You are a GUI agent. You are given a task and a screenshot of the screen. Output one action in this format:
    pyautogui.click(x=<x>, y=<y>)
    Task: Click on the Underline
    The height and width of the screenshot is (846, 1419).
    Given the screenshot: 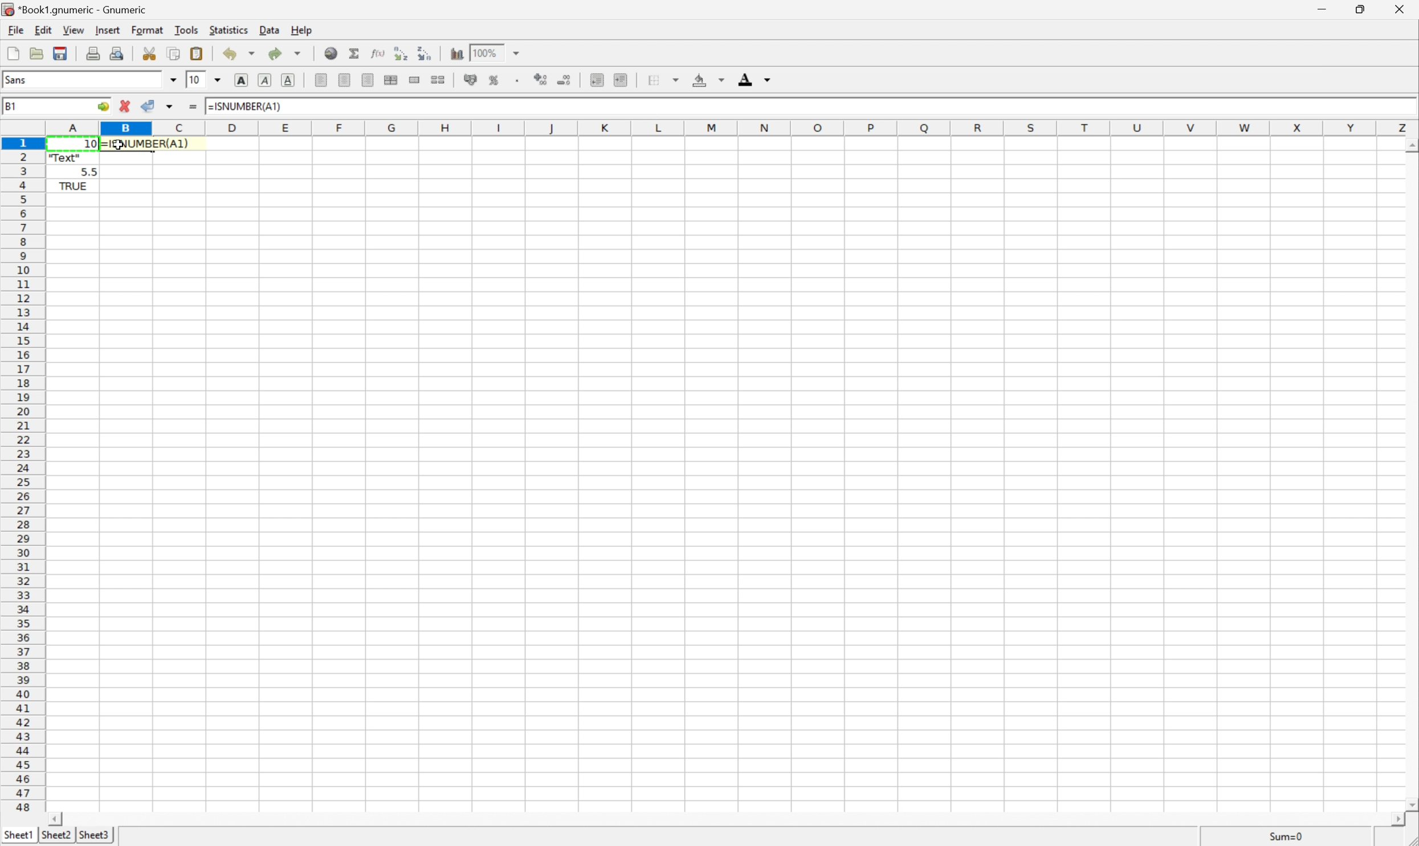 What is the action you would take?
    pyautogui.click(x=288, y=80)
    